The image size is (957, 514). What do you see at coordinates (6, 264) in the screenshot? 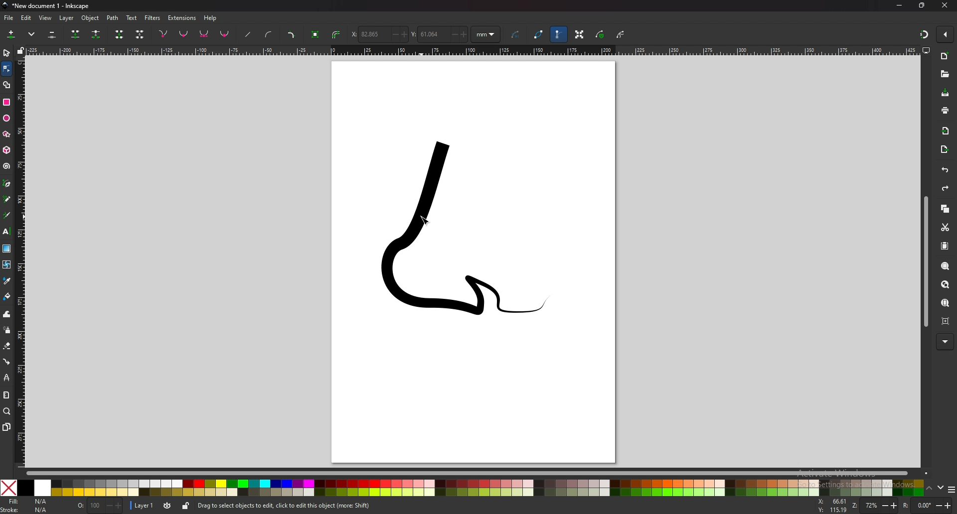
I see `mesh` at bounding box center [6, 264].